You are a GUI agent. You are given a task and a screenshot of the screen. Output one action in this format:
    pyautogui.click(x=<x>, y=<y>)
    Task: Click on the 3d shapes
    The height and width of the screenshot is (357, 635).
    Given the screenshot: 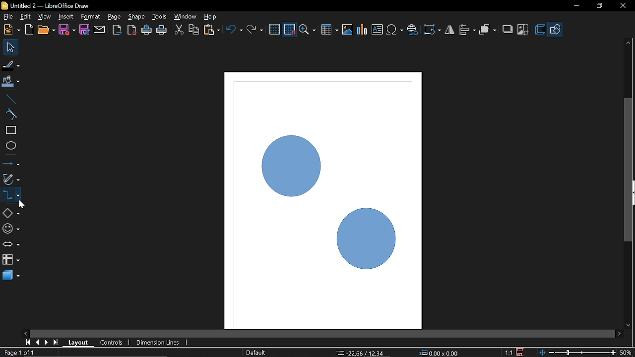 What is the action you would take?
    pyautogui.click(x=10, y=276)
    